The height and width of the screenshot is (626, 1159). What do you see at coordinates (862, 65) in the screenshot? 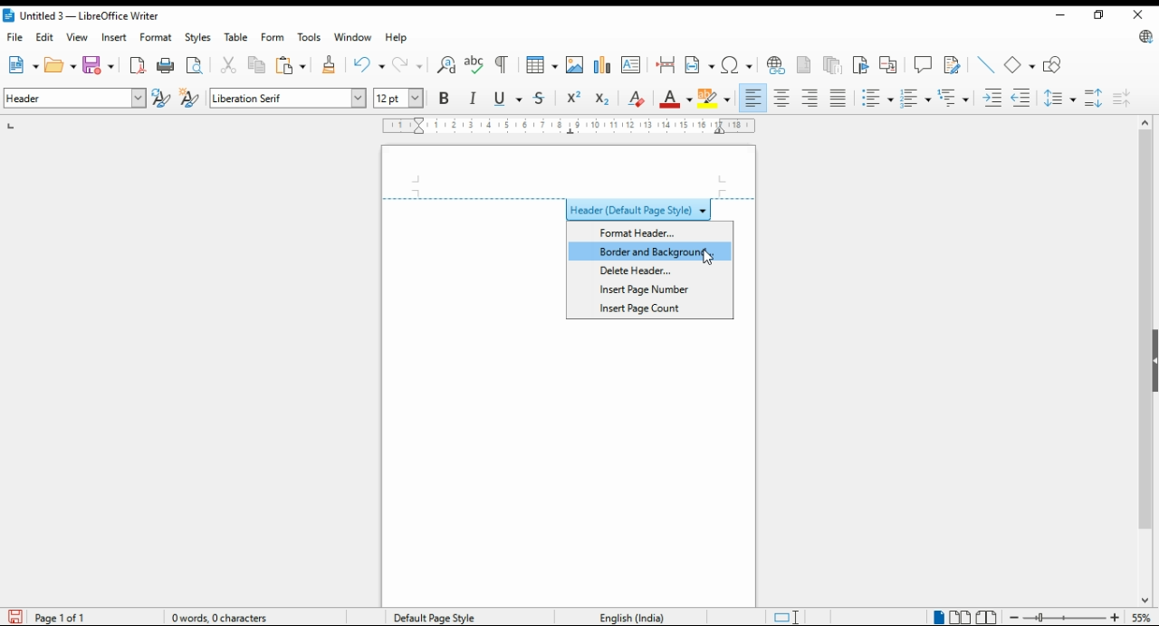
I see `insert bookmark` at bounding box center [862, 65].